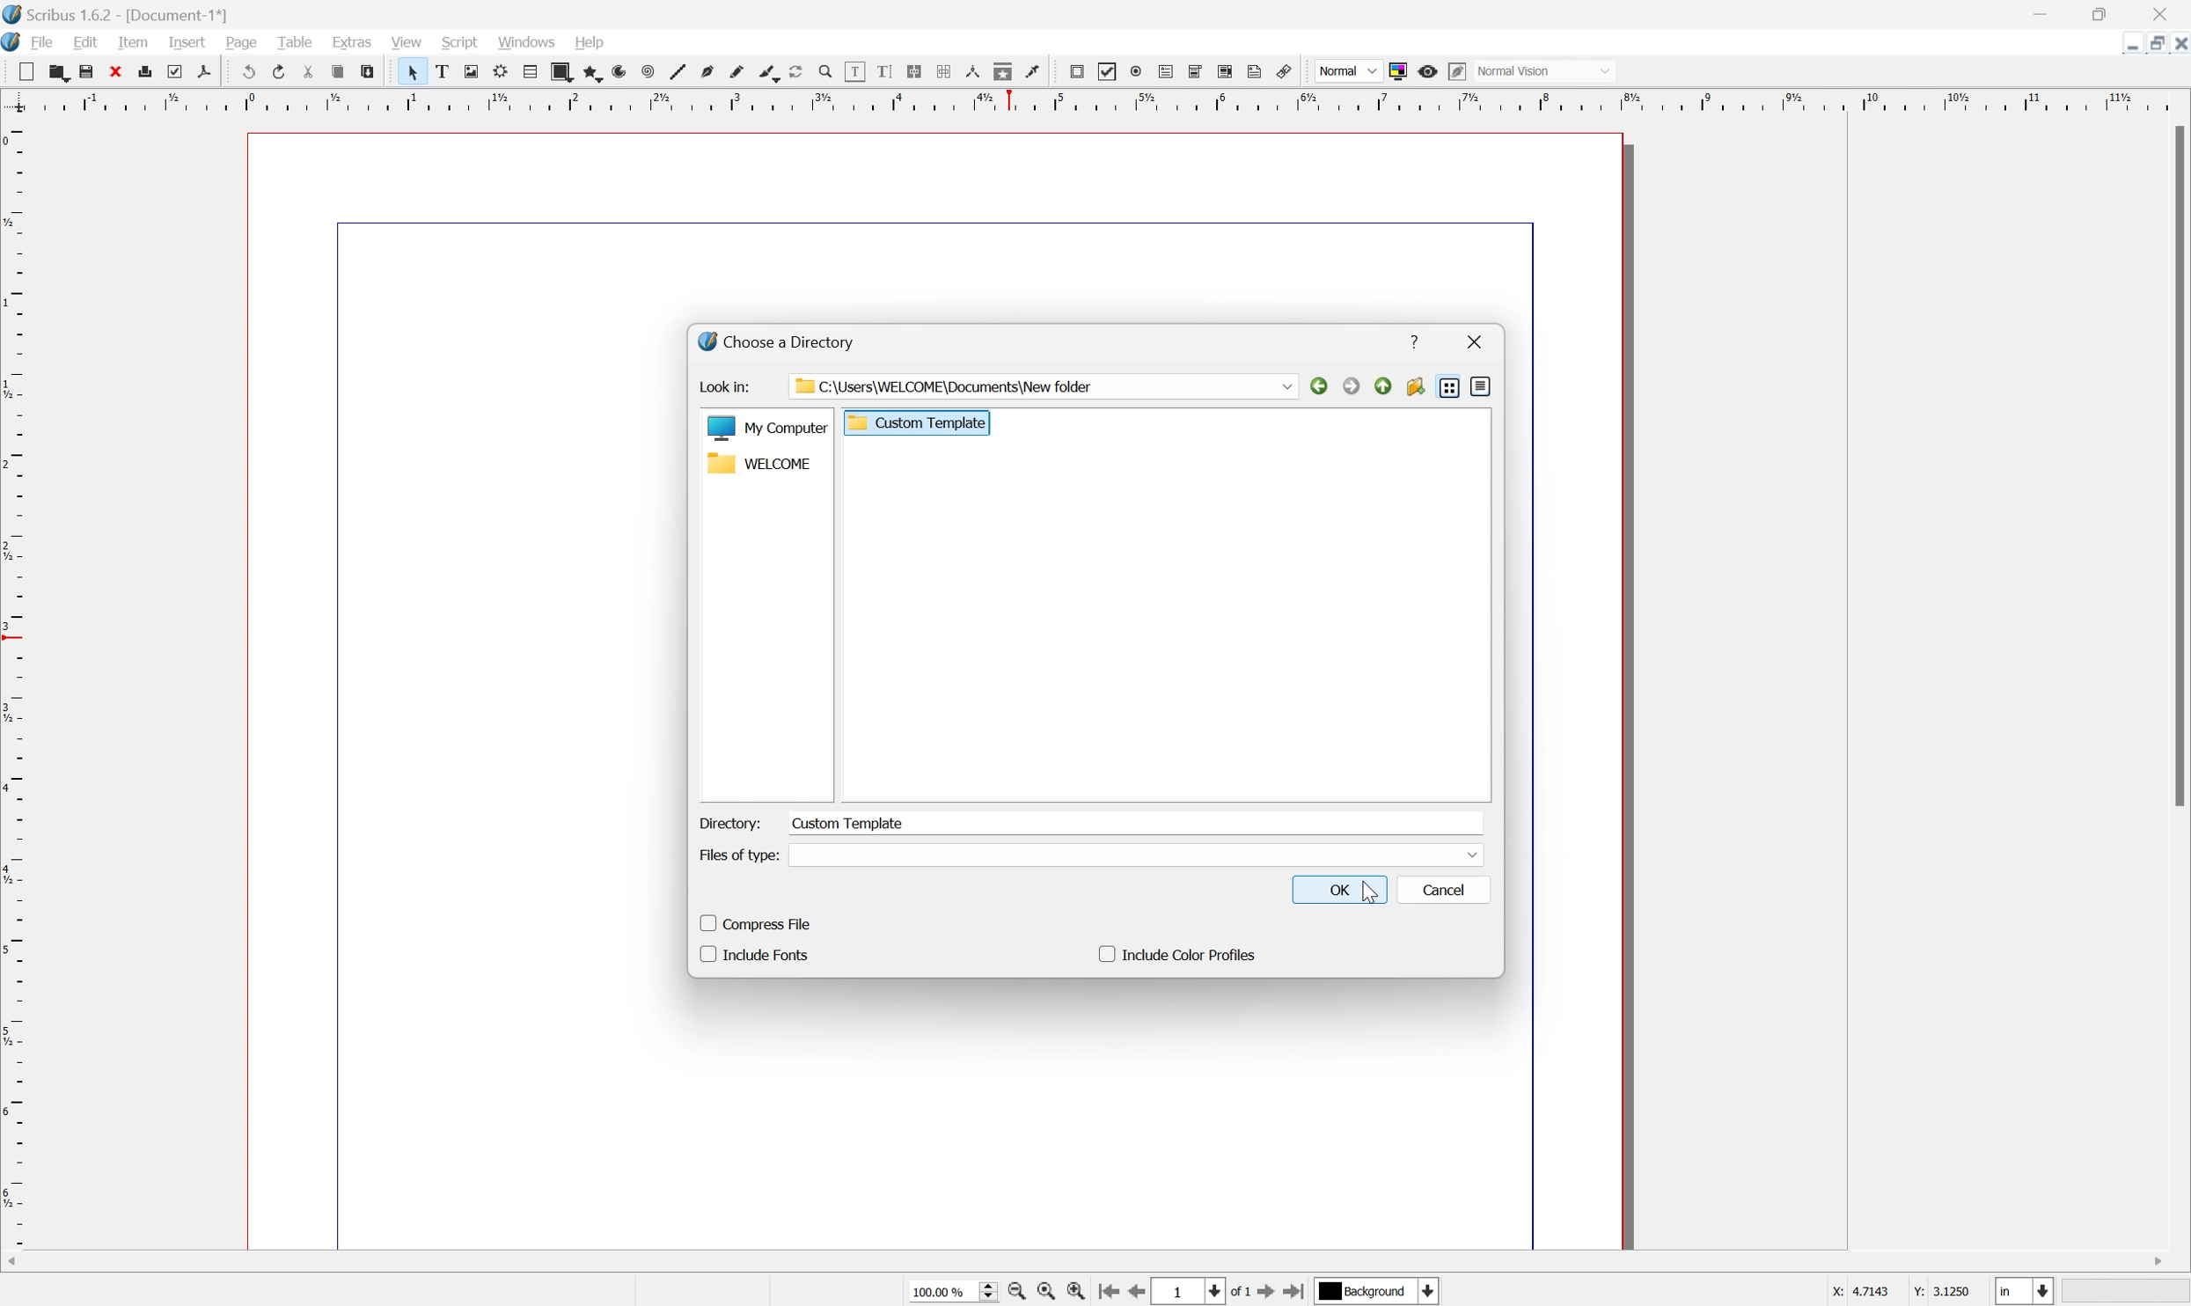  What do you see at coordinates (114, 70) in the screenshot?
I see `close` at bounding box center [114, 70].